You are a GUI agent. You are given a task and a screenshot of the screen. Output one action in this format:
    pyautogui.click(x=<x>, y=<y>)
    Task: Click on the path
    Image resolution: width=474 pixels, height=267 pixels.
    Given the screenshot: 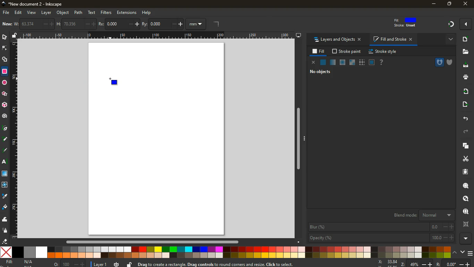 What is the action you would take?
    pyautogui.click(x=78, y=13)
    